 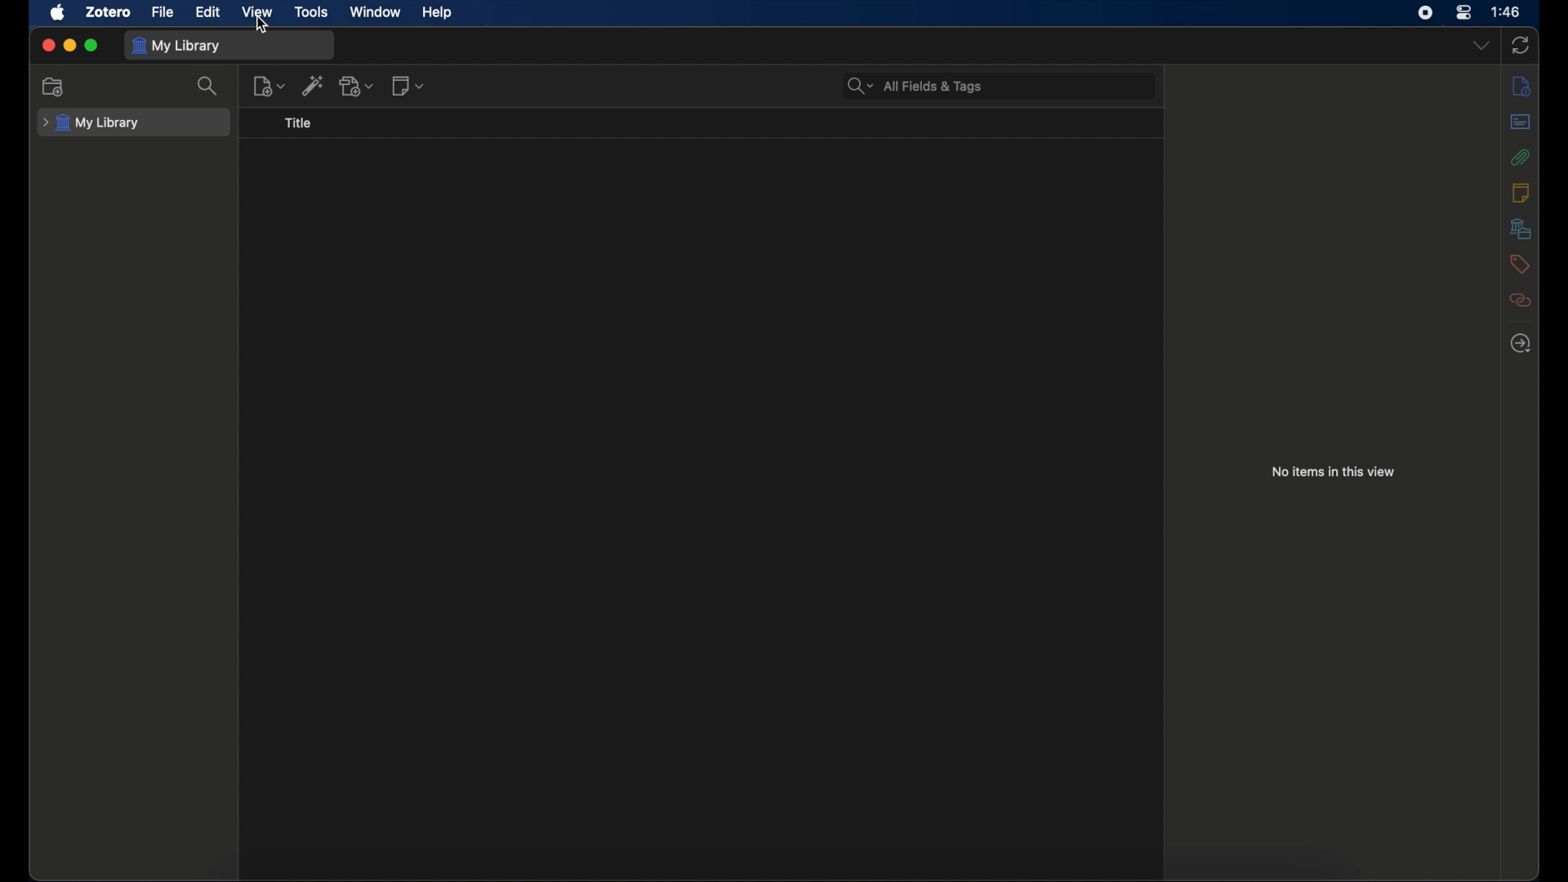 I want to click on close, so click(x=46, y=45).